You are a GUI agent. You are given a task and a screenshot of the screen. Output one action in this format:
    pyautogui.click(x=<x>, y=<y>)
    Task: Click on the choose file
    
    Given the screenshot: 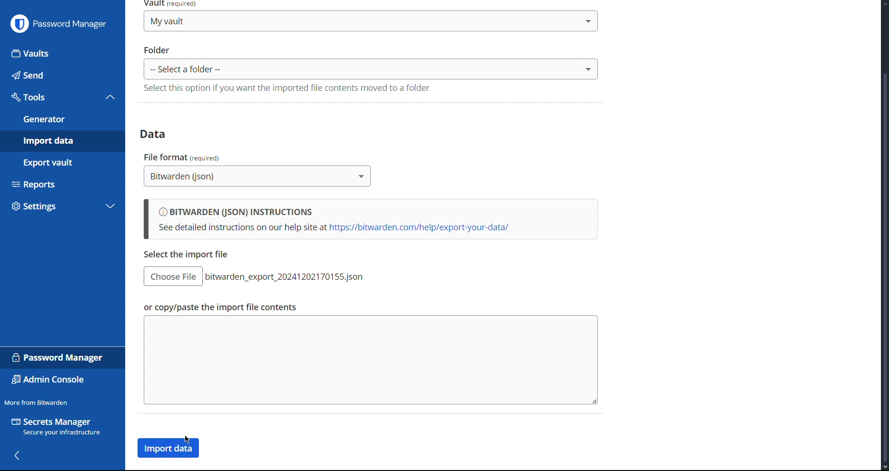 What is the action you would take?
    pyautogui.click(x=173, y=276)
    